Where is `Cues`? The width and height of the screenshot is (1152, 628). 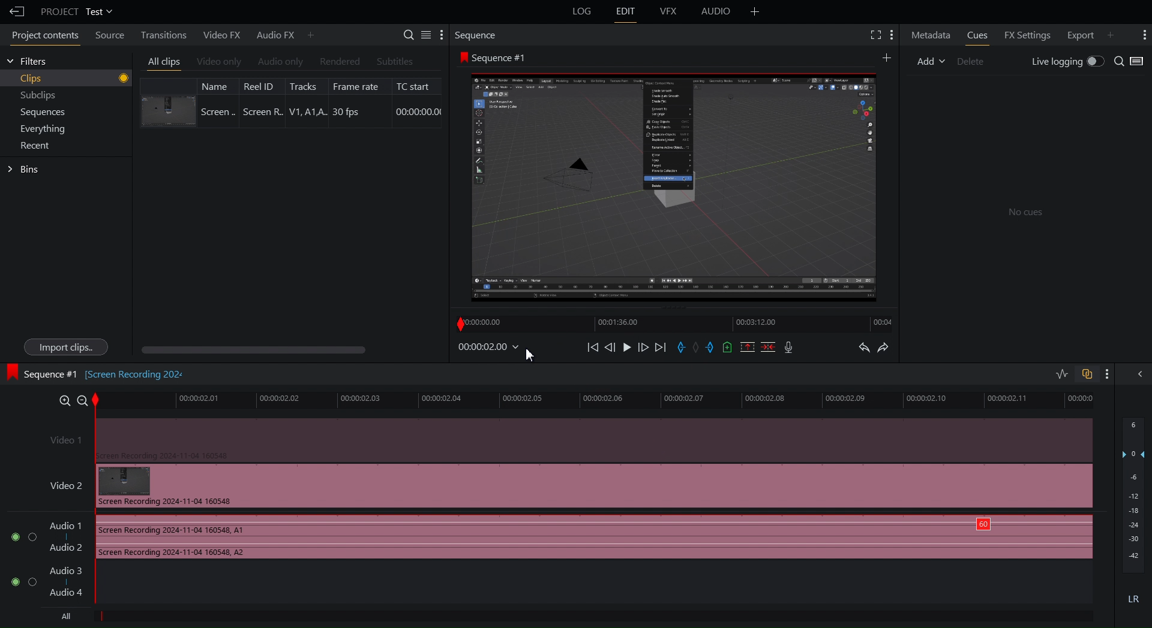 Cues is located at coordinates (979, 35).